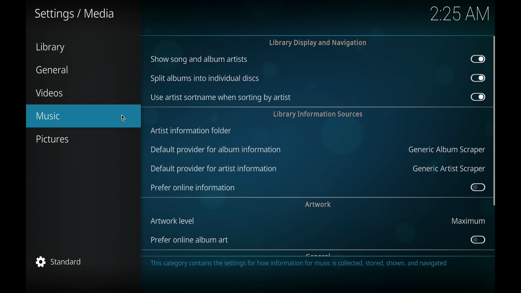 Image resolution: width=521 pixels, height=293 pixels. Describe the element at coordinates (214, 169) in the screenshot. I see `default provider for artist information` at that location.